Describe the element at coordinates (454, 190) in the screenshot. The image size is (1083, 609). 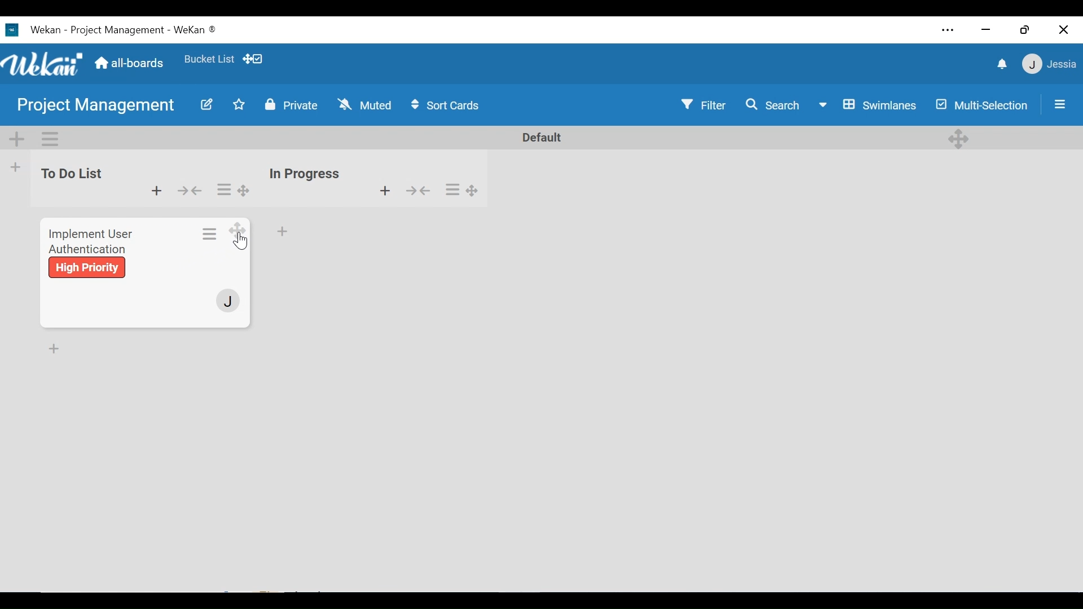
I see `list actions` at that location.